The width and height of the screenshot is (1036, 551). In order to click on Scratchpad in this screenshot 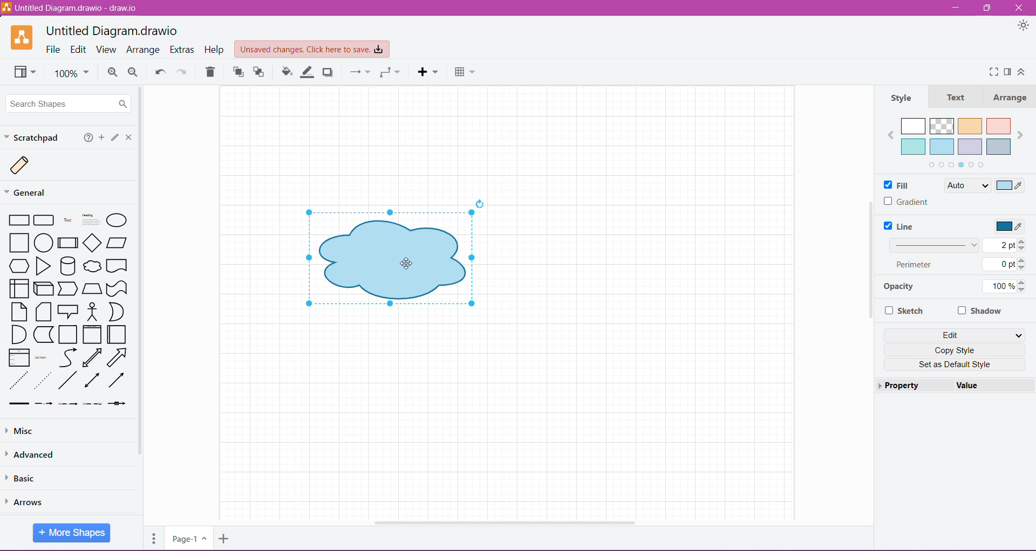, I will do `click(33, 137)`.